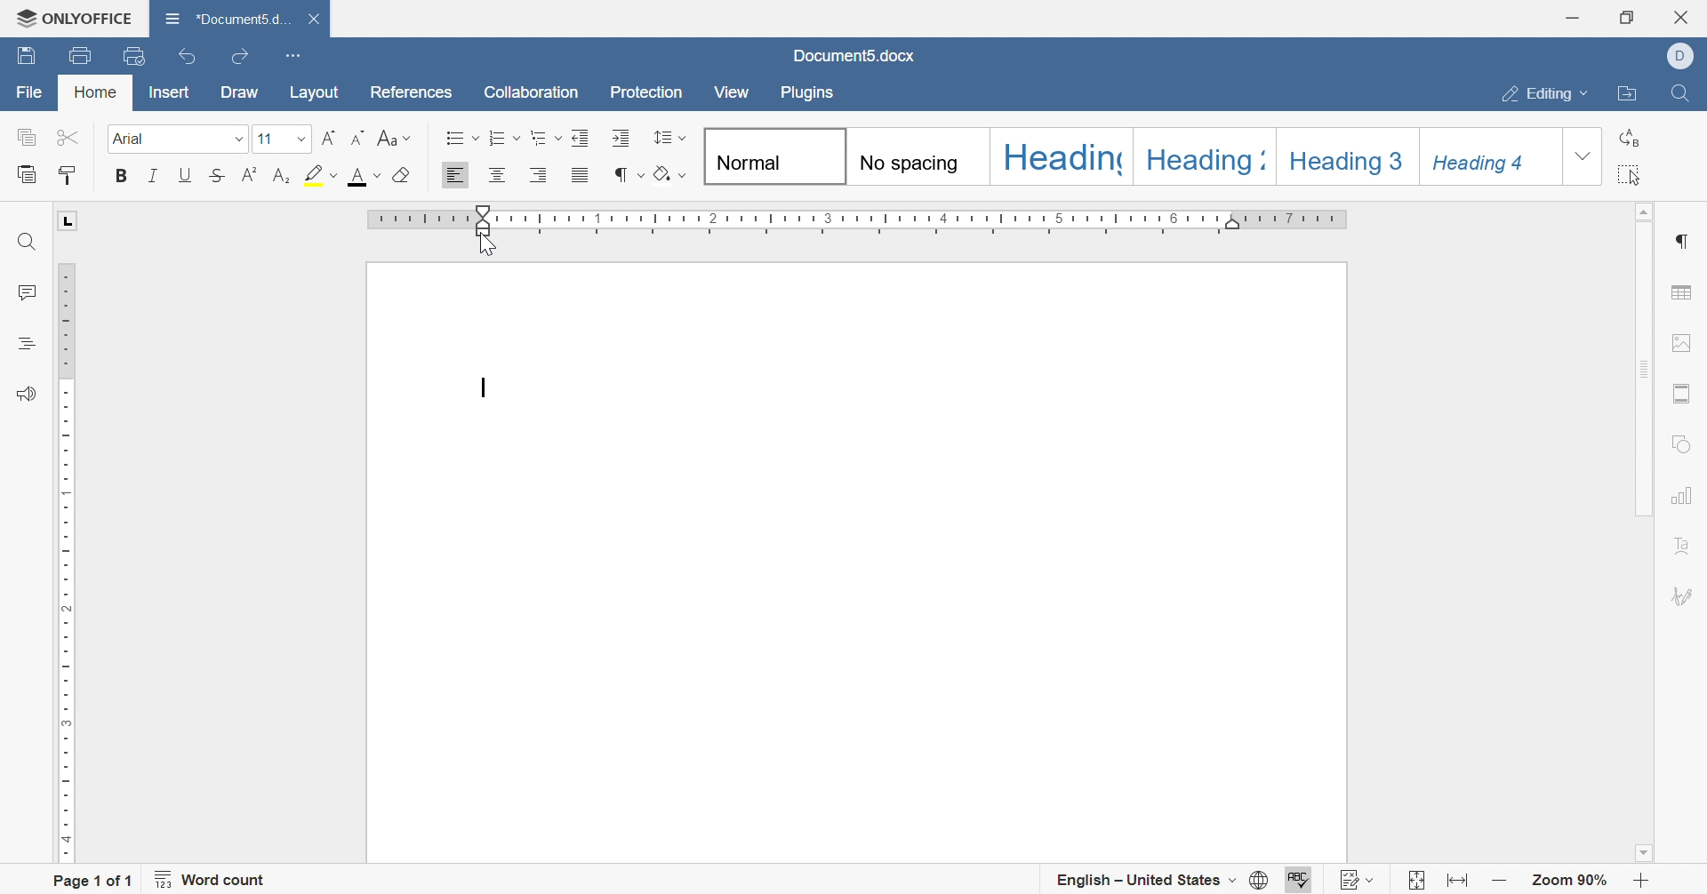 The width and height of the screenshot is (1707, 894). What do you see at coordinates (857, 56) in the screenshot?
I see `document5.docx` at bounding box center [857, 56].